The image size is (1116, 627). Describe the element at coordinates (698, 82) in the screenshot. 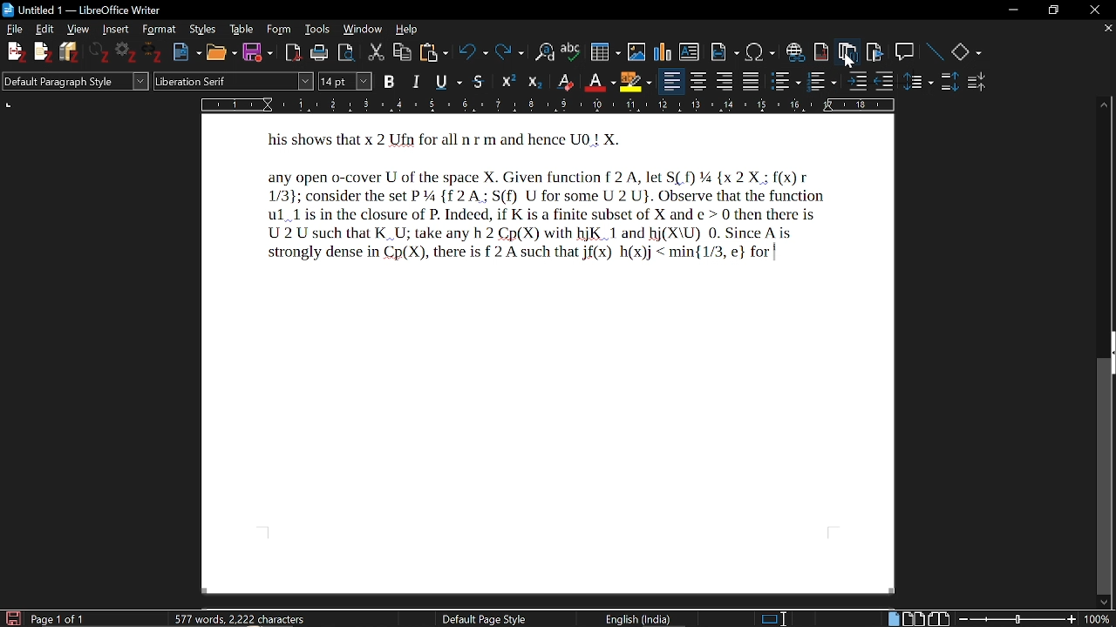

I see `Center` at that location.